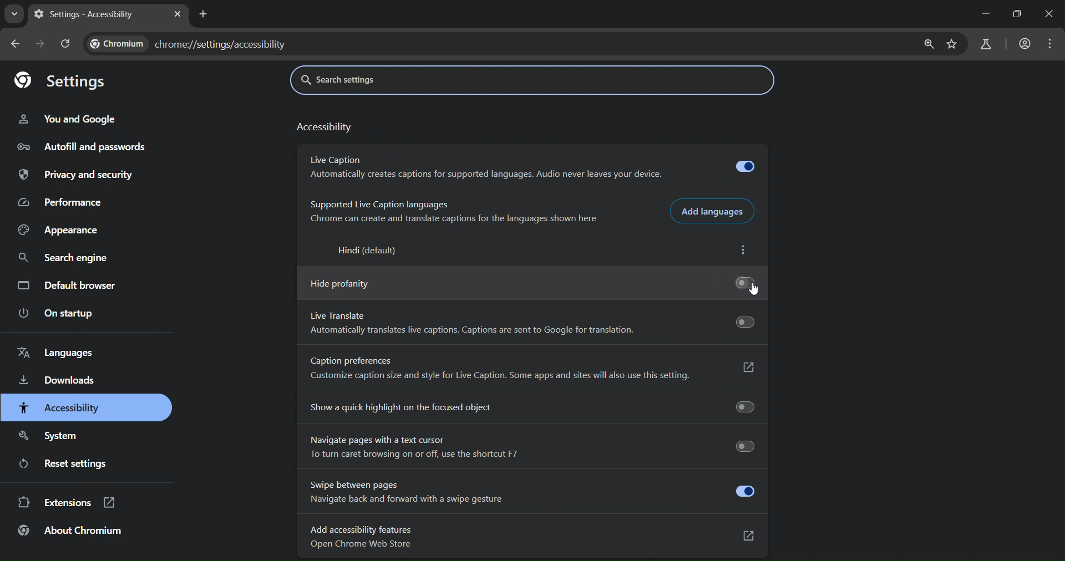  Describe the element at coordinates (63, 258) in the screenshot. I see `search engine` at that location.